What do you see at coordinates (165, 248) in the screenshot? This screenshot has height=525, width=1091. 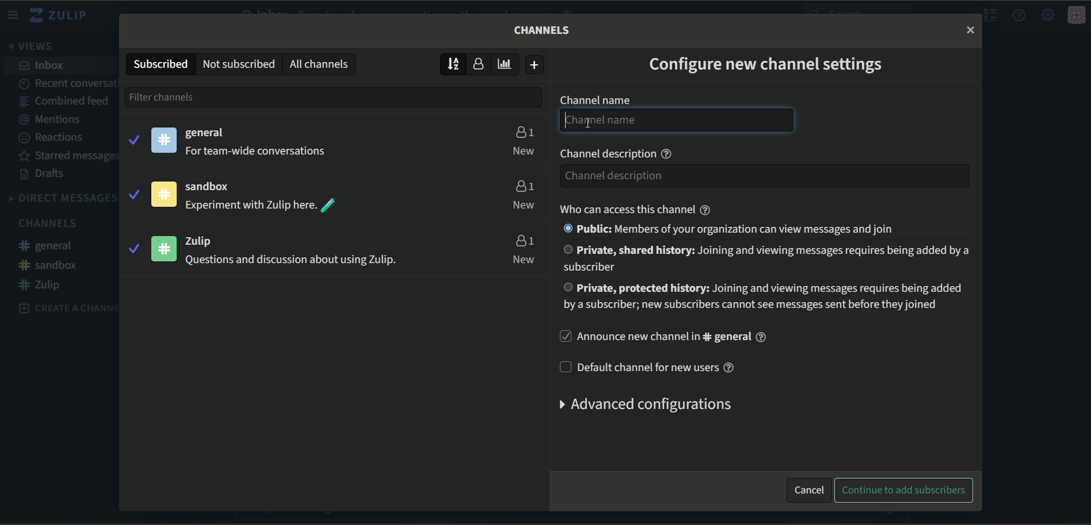 I see `icon` at bounding box center [165, 248].